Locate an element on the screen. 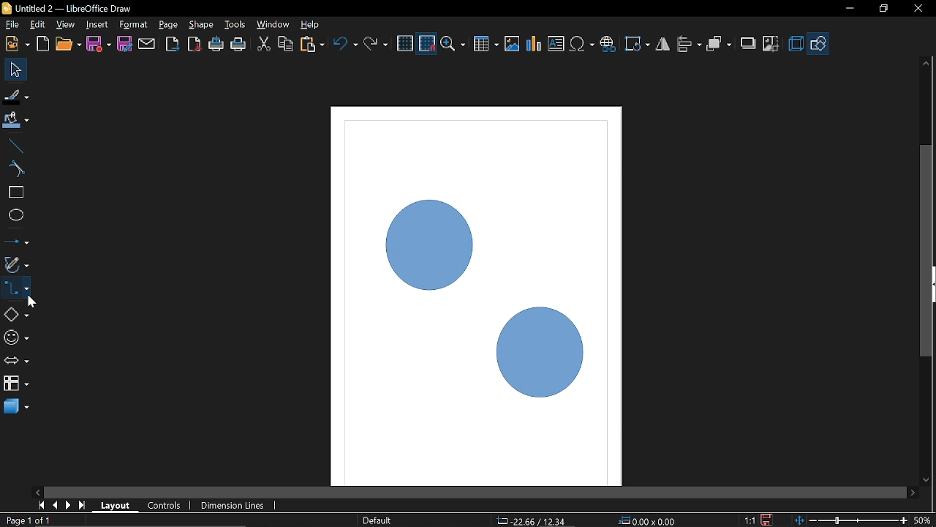 Image resolution: width=936 pixels, height=527 pixels. Allign is located at coordinates (689, 45).